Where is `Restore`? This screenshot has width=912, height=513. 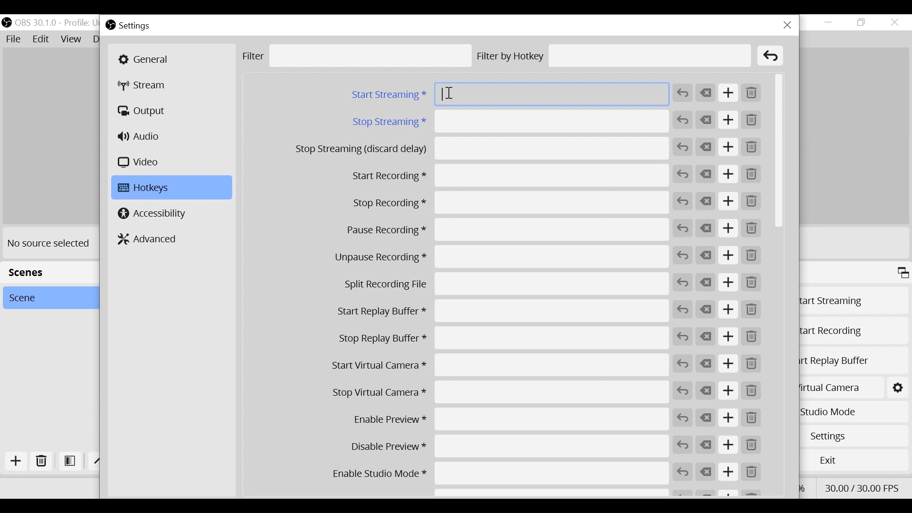
Restore is located at coordinates (862, 23).